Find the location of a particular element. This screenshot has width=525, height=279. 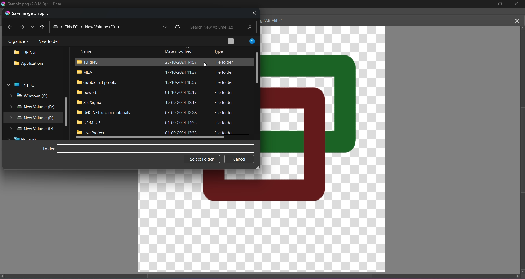

Save image on Split is located at coordinates (27, 13).